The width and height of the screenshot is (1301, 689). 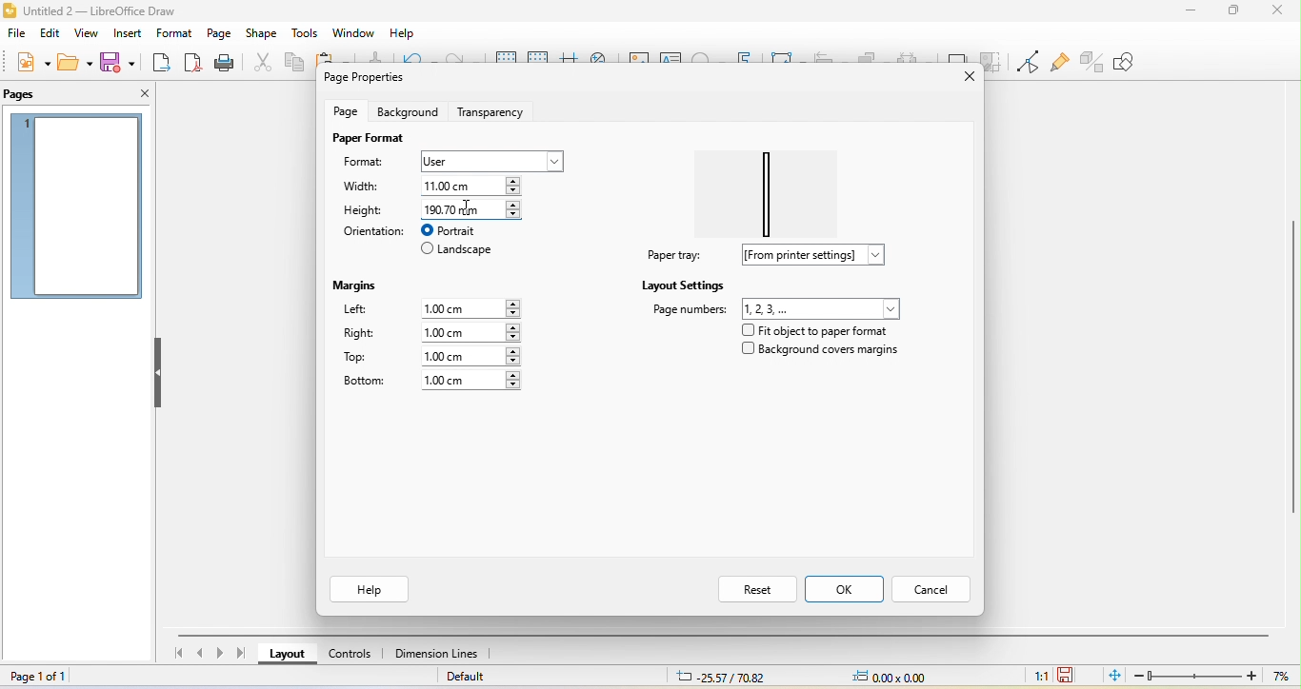 I want to click on cancel, so click(x=934, y=587).